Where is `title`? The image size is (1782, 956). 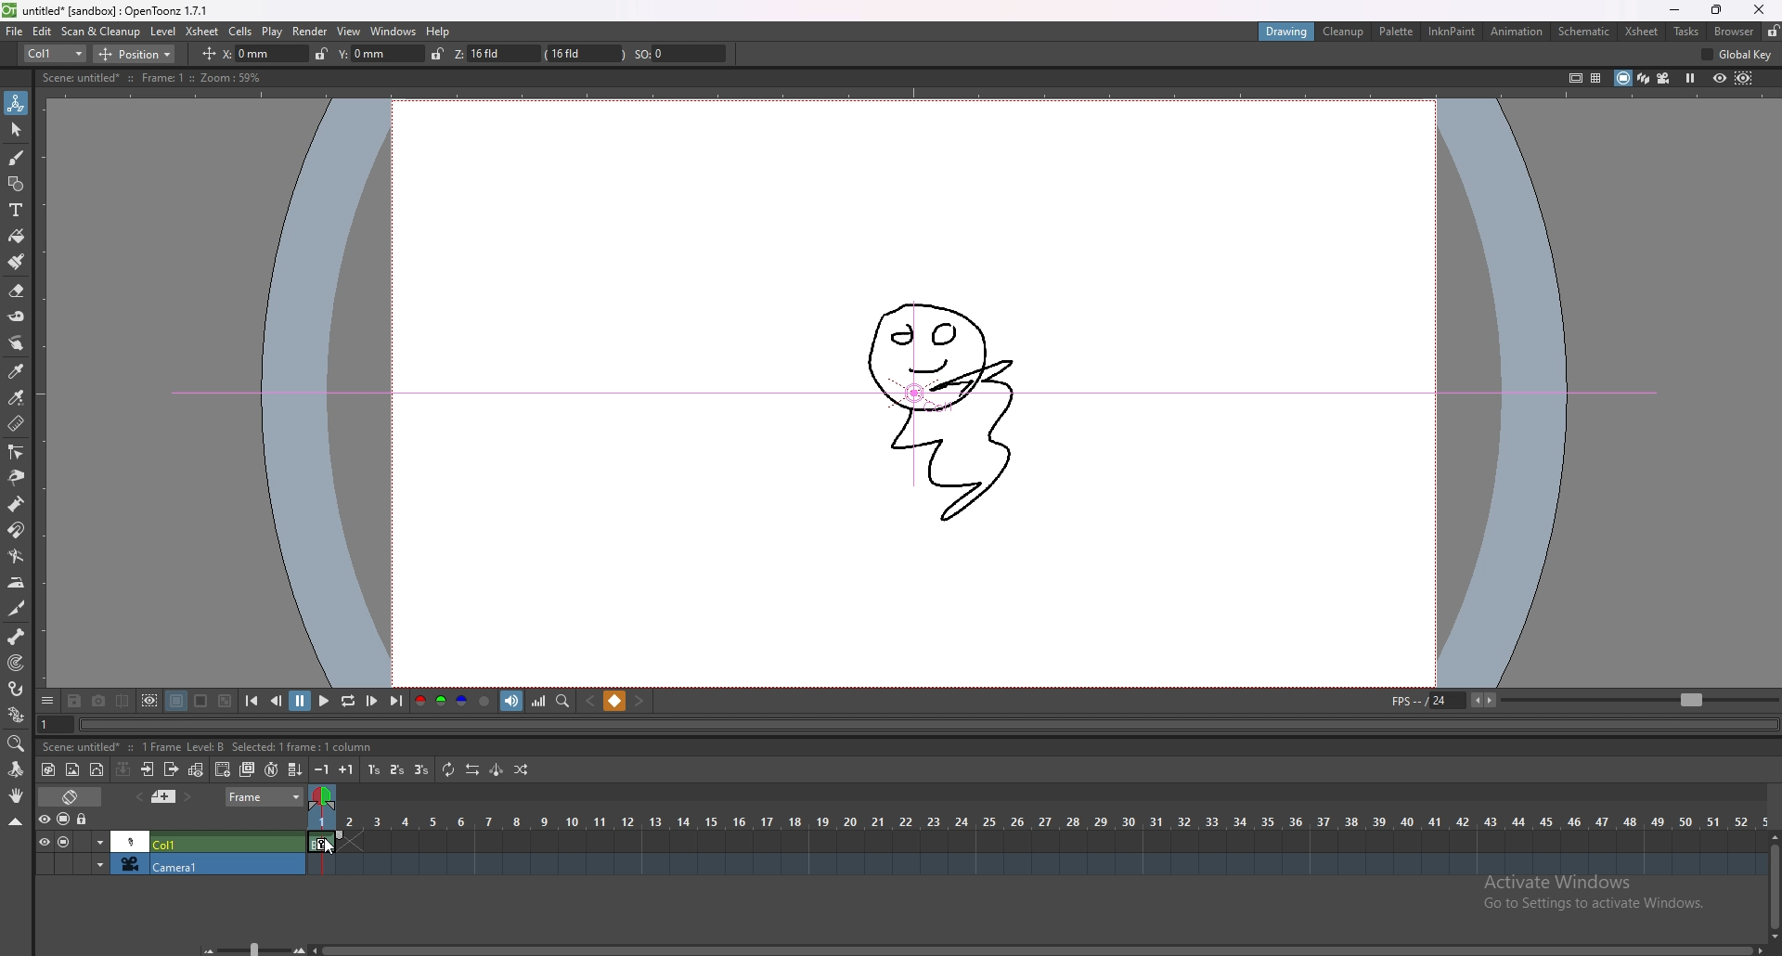
title is located at coordinates (110, 10).